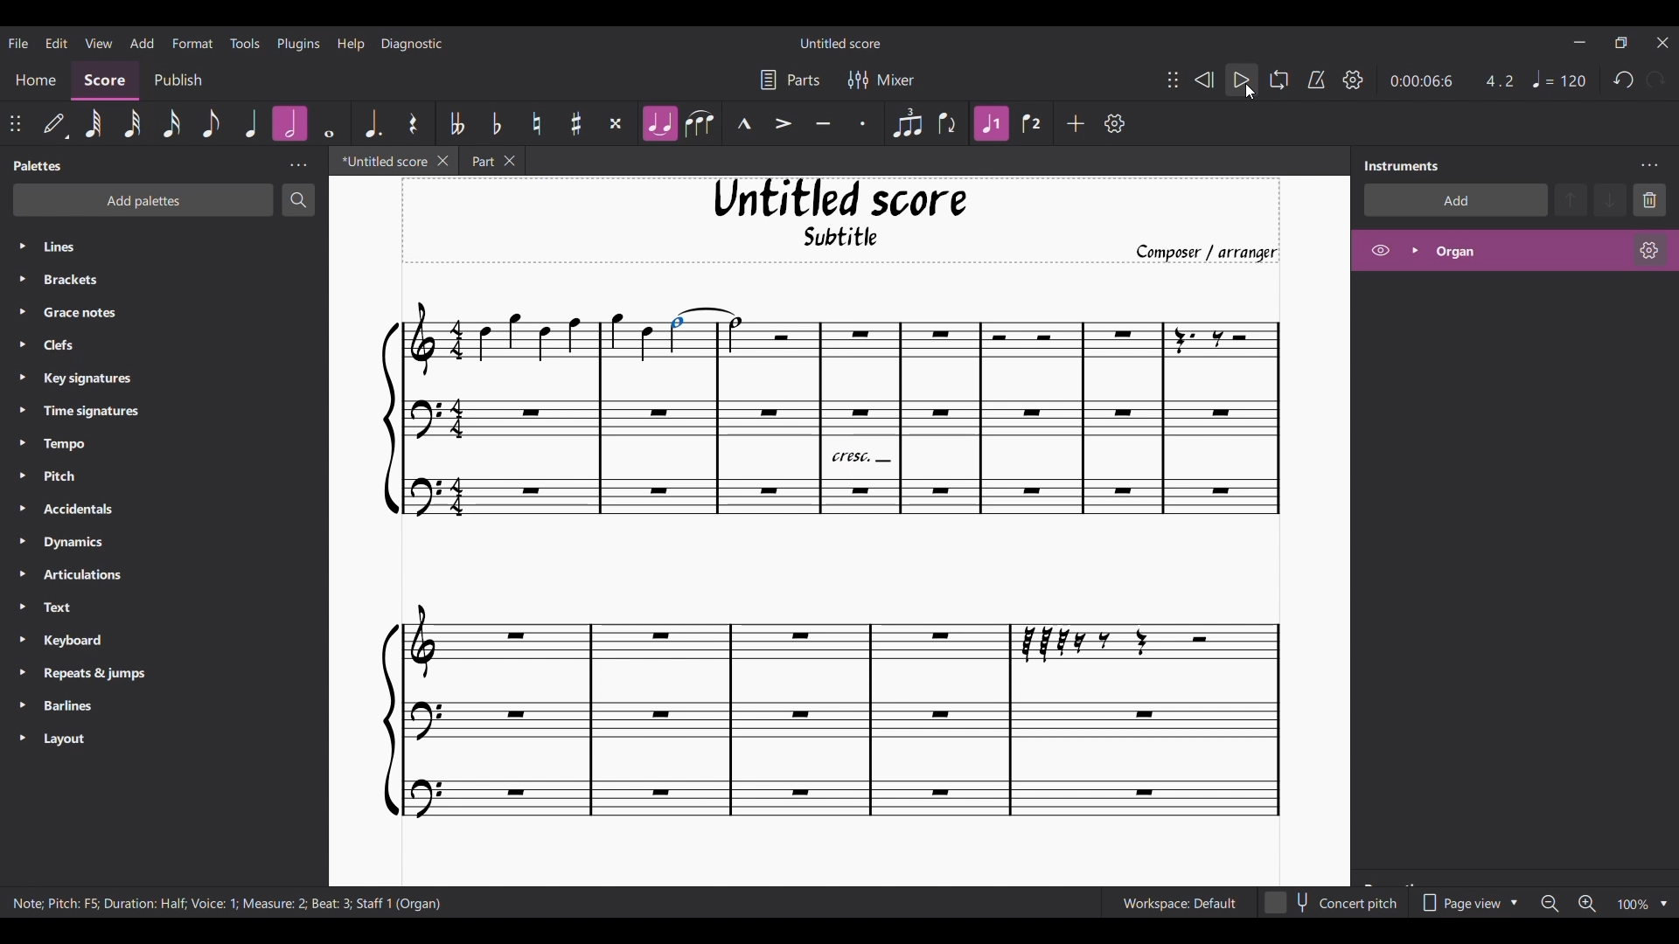  Describe the element at coordinates (378, 161) in the screenshot. I see `Current tab highlighted` at that location.